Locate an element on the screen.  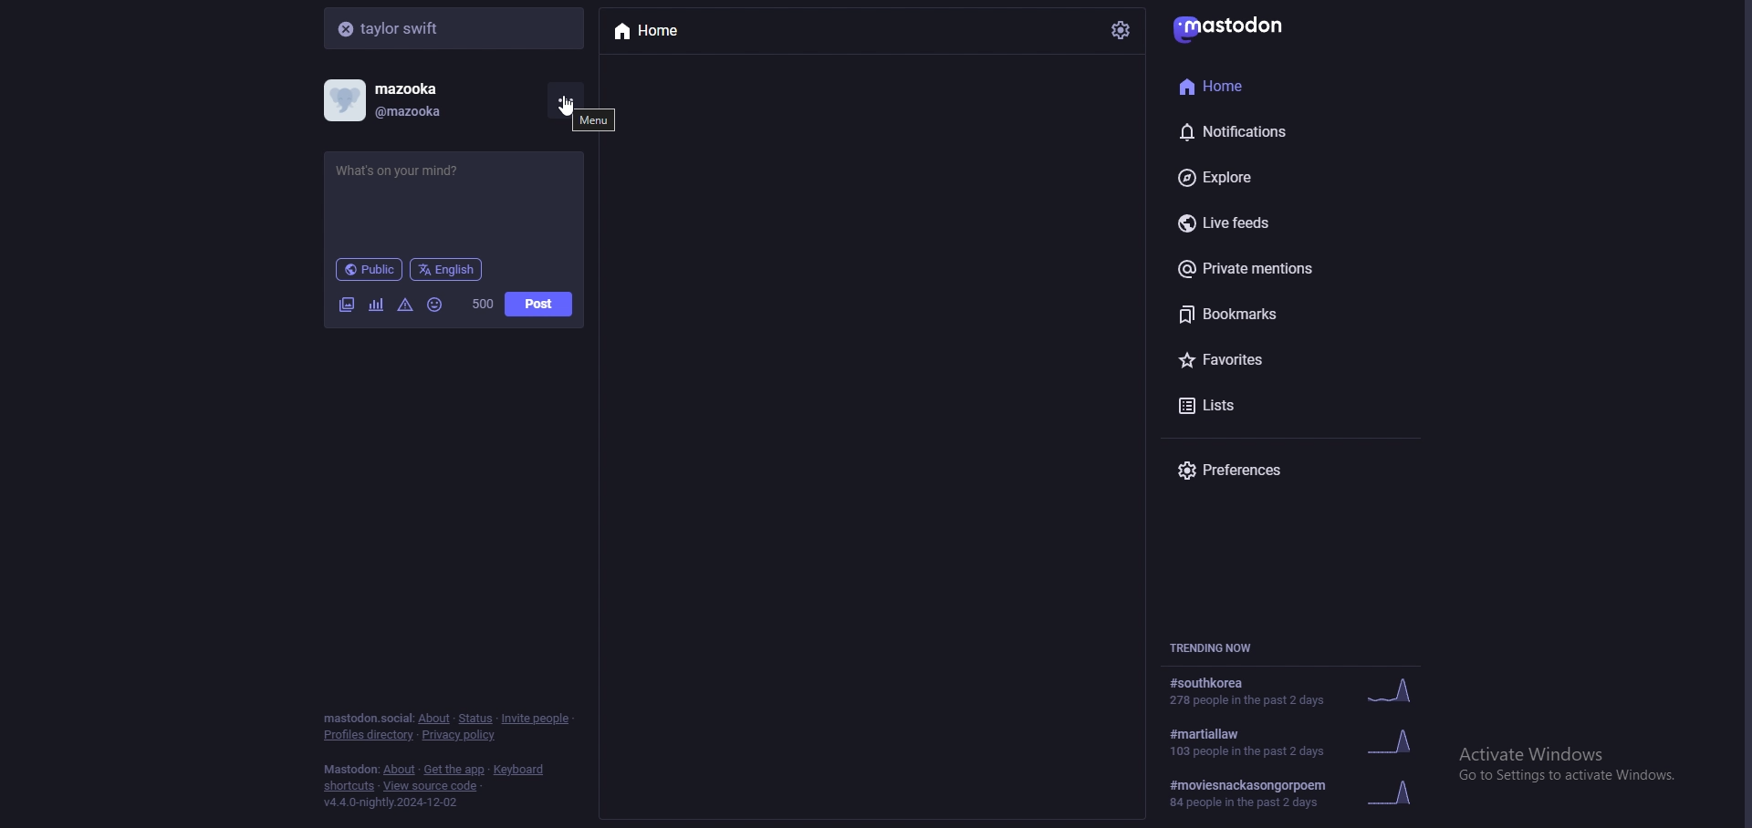
polls is located at coordinates (378, 305).